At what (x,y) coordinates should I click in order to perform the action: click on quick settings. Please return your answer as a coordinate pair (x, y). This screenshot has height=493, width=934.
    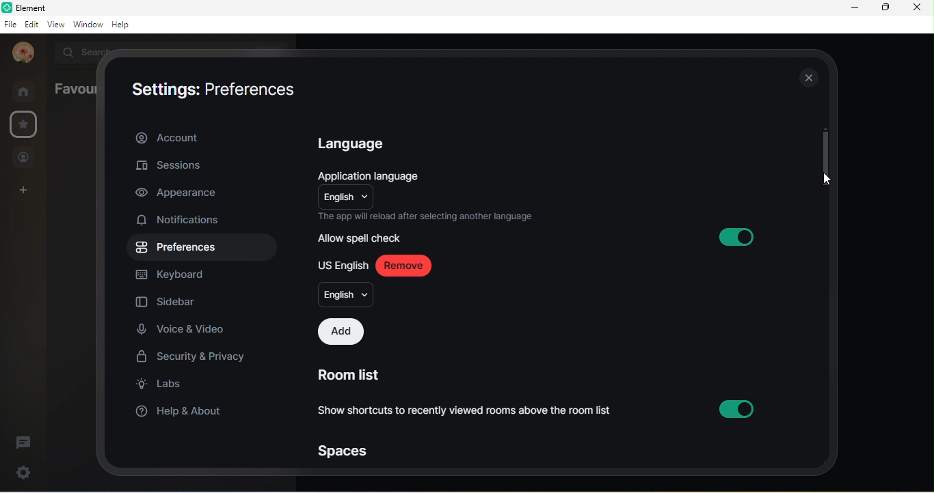
    Looking at the image, I should click on (18, 473).